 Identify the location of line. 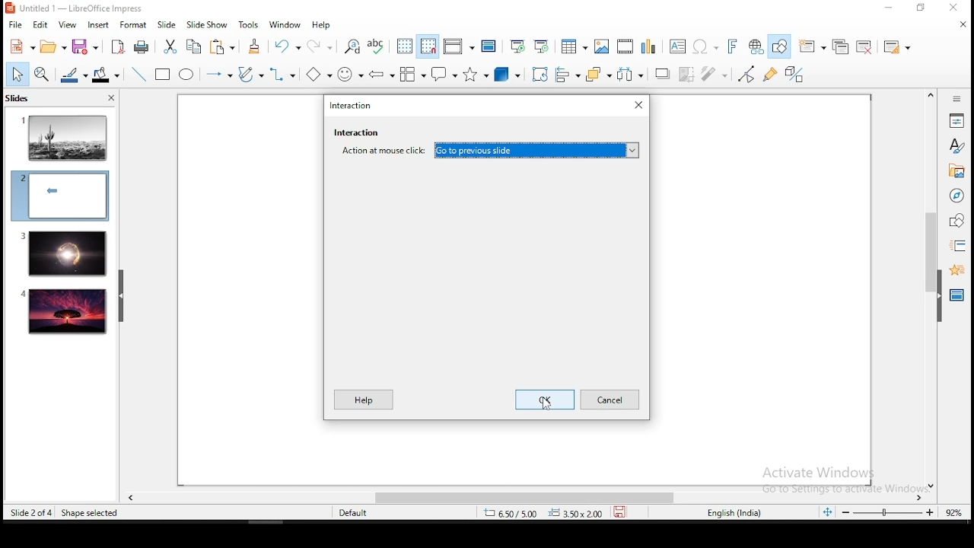
(137, 75).